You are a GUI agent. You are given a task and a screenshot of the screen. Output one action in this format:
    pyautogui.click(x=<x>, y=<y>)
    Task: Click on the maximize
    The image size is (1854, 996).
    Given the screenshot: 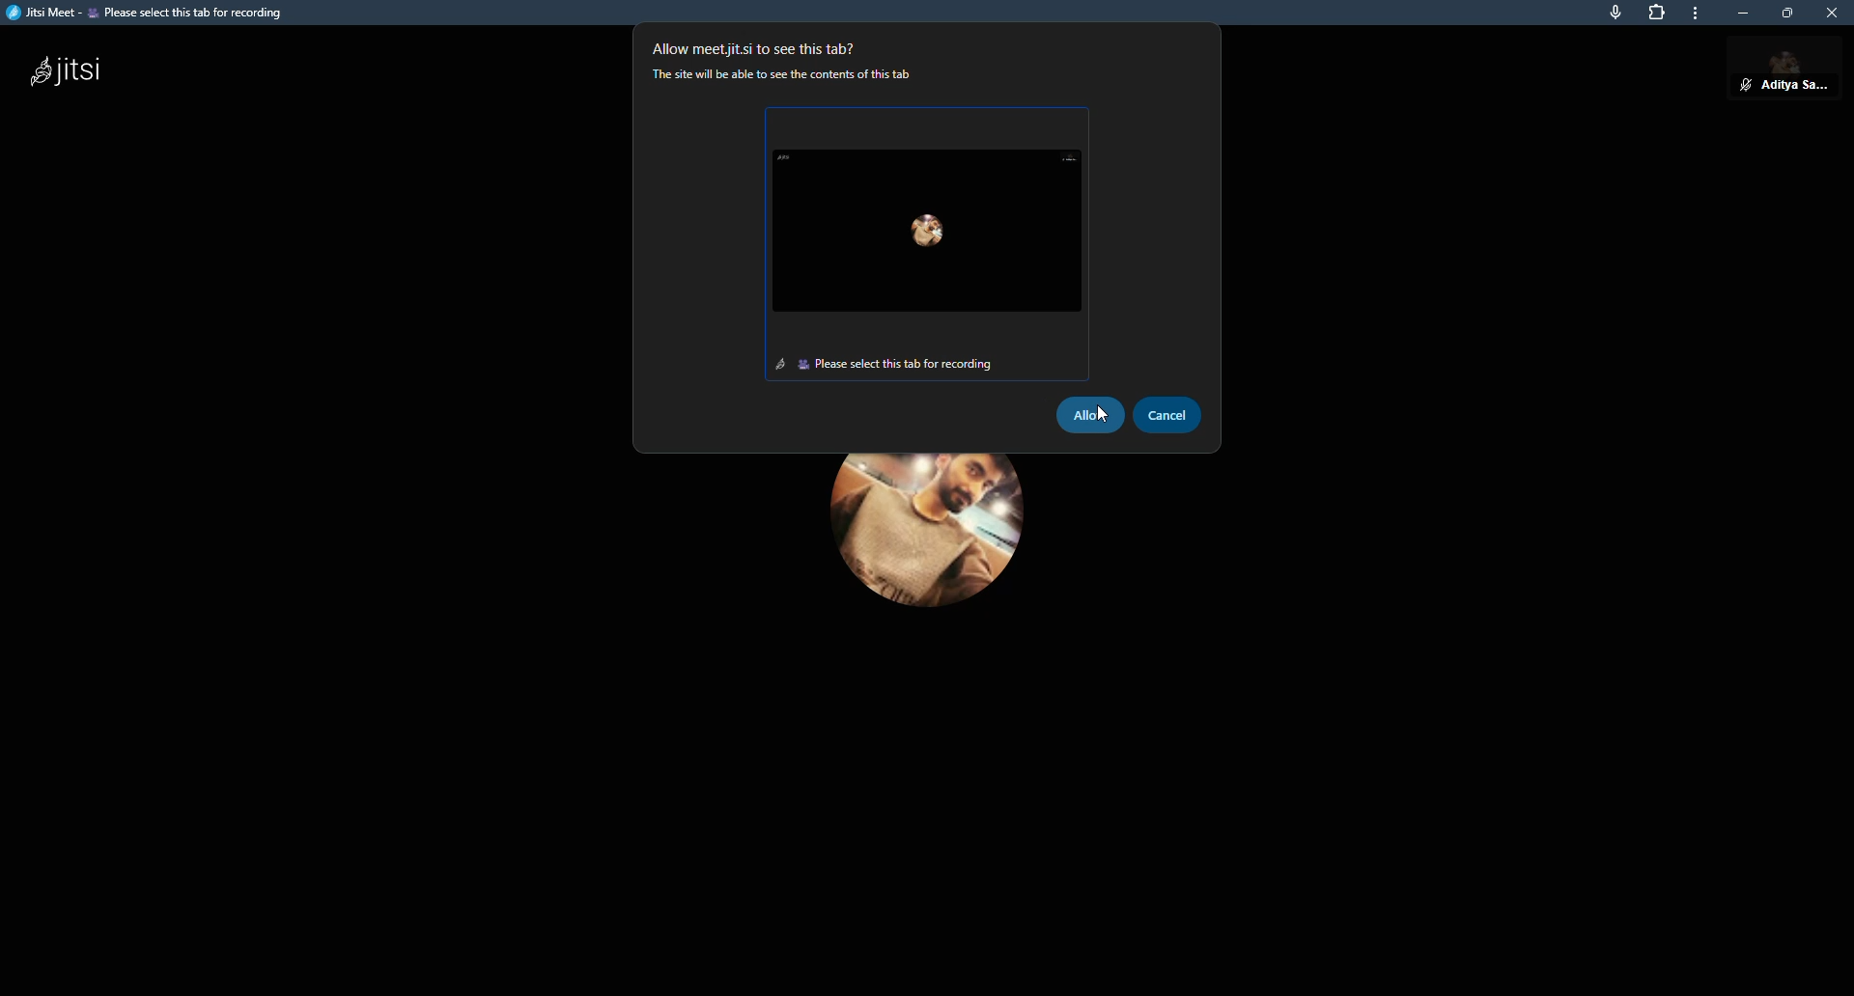 What is the action you would take?
    pyautogui.click(x=1787, y=13)
    